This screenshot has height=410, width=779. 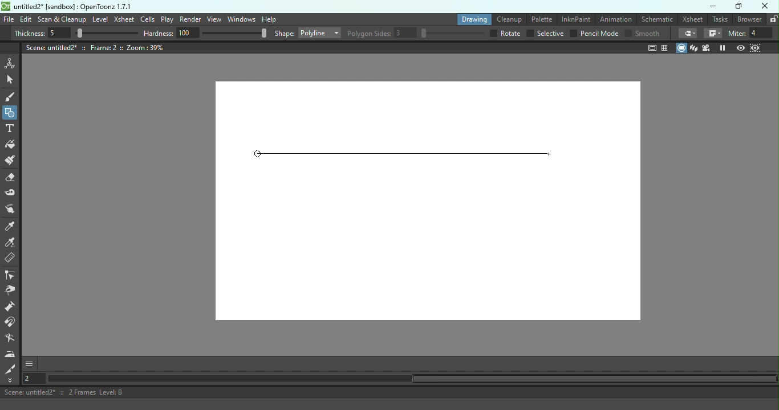 I want to click on Cells, so click(x=147, y=19).